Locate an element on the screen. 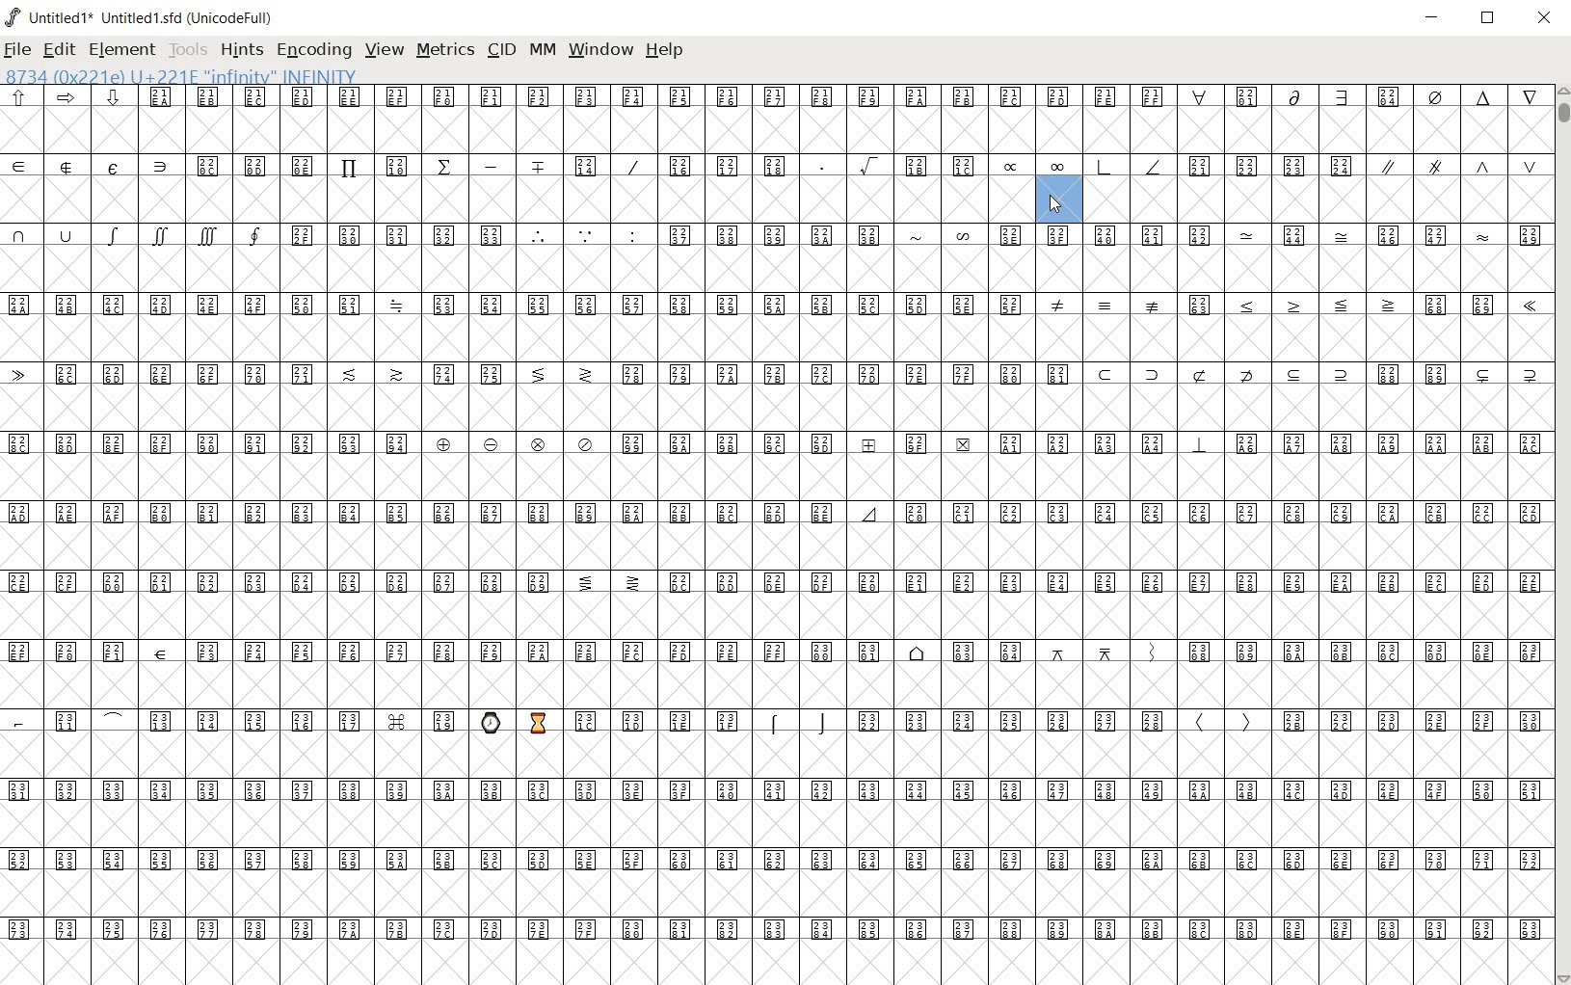  empty glyph slots is located at coordinates (776, 684).